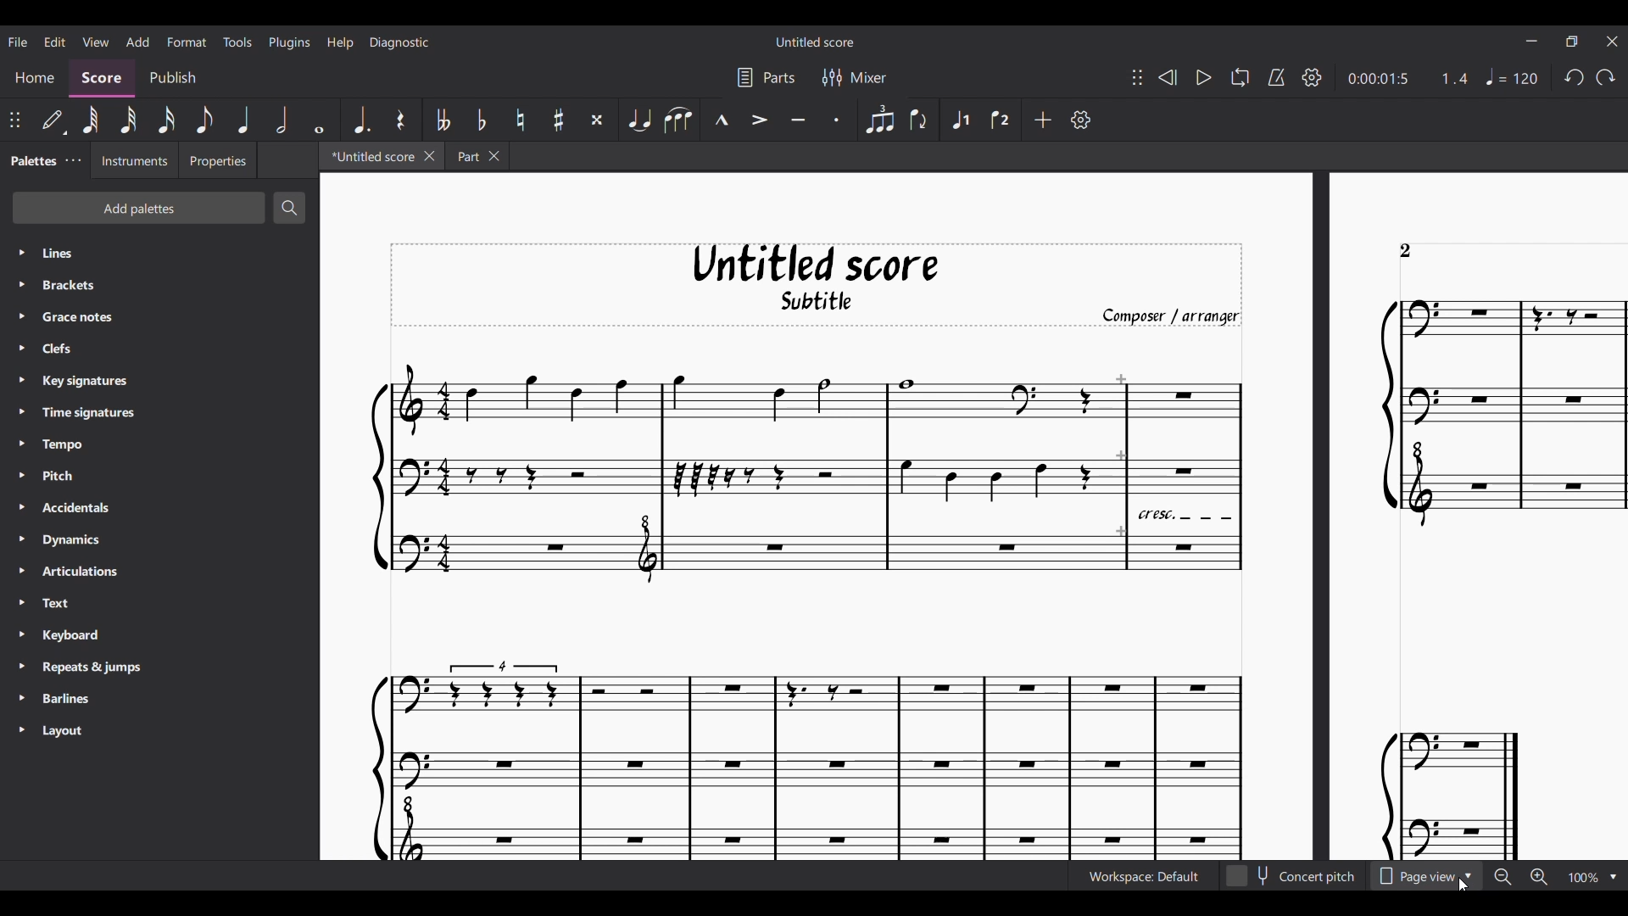  I want to click on Show interface in a smaller tab , so click(1572, 42).